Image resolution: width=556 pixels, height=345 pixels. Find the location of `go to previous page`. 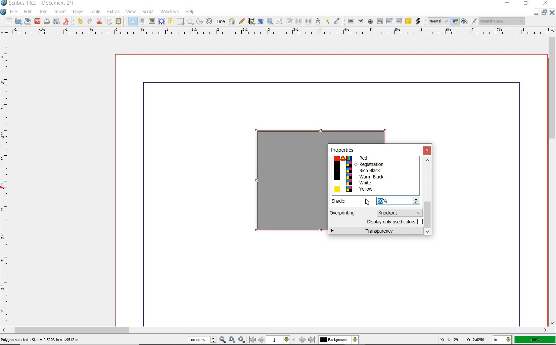

go to previous page is located at coordinates (261, 340).